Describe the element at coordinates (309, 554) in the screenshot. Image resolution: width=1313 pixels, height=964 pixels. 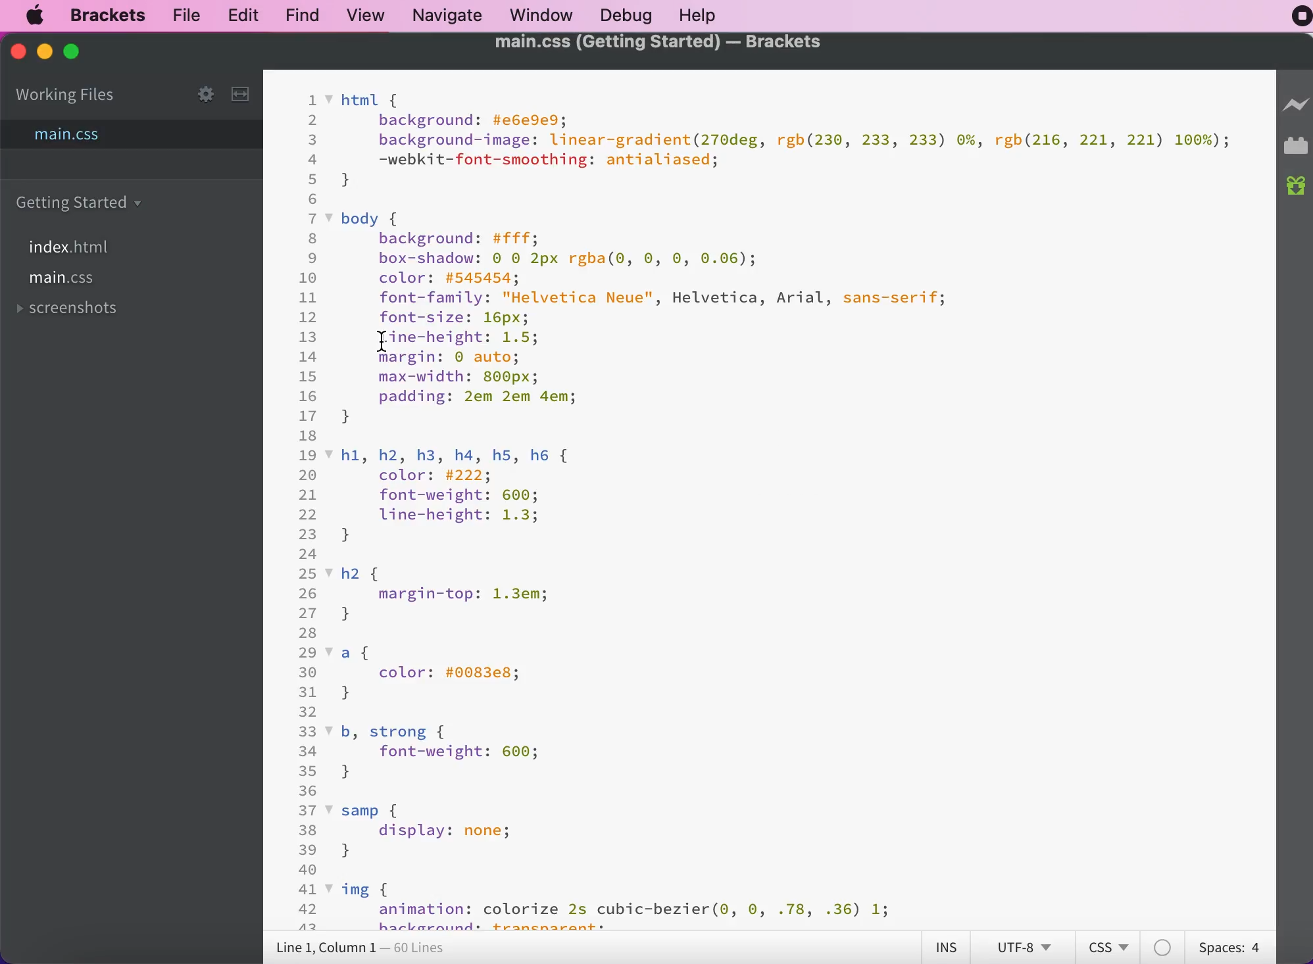
I see `24` at that location.